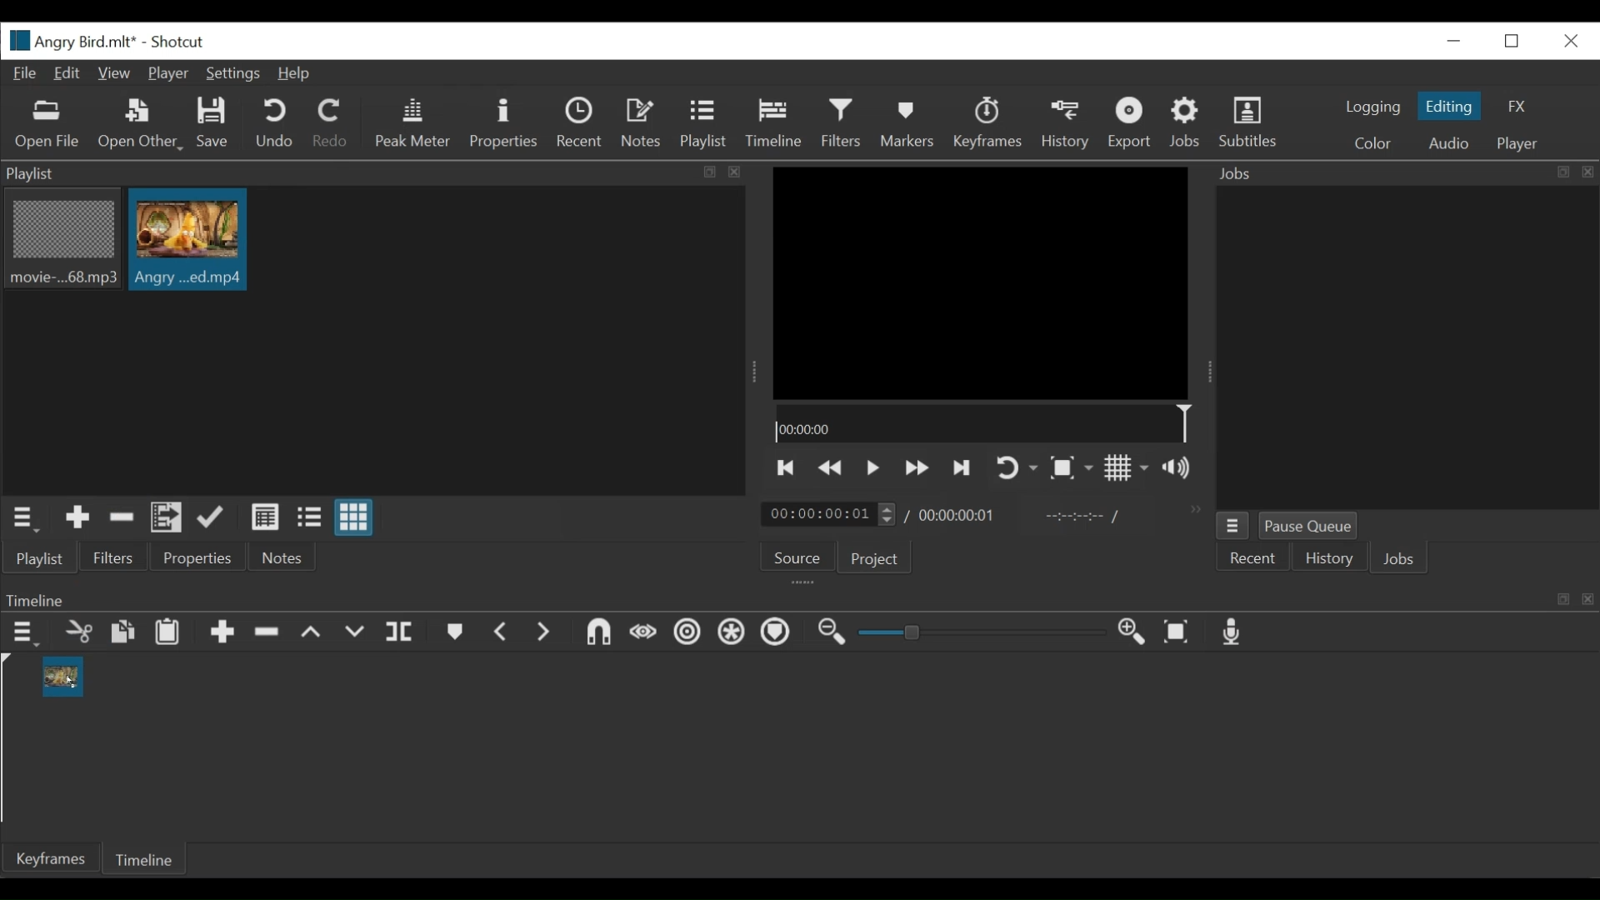 The width and height of the screenshot is (1600, 900). Describe the element at coordinates (1567, 40) in the screenshot. I see `Close` at that location.